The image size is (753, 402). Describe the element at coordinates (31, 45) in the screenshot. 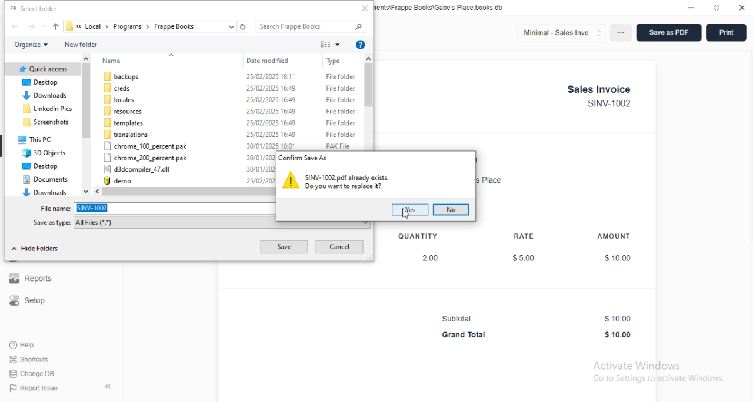

I see `organize` at that location.